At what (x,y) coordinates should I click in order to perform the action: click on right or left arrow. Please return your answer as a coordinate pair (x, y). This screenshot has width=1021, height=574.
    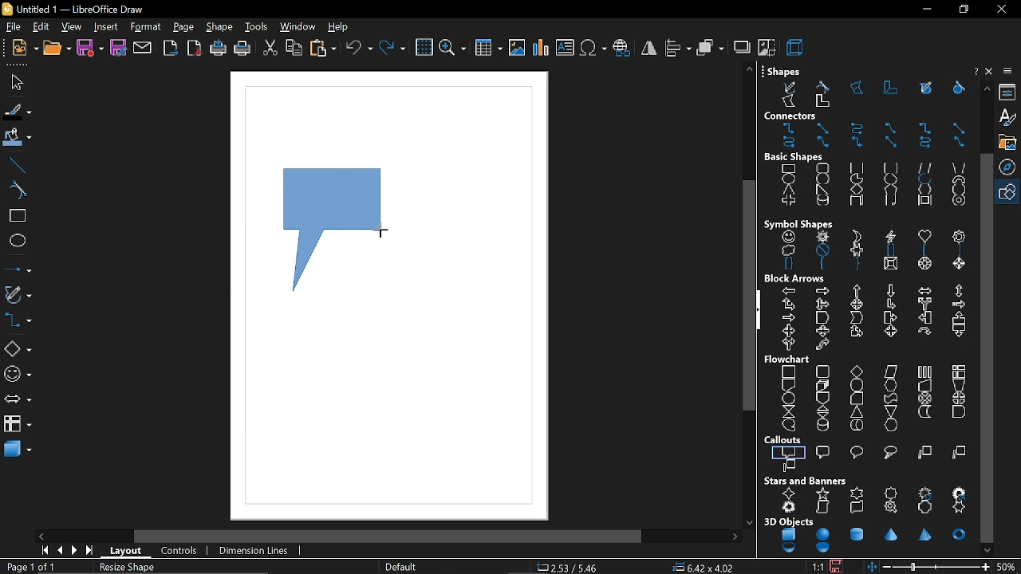
    Looking at the image, I should click on (786, 344).